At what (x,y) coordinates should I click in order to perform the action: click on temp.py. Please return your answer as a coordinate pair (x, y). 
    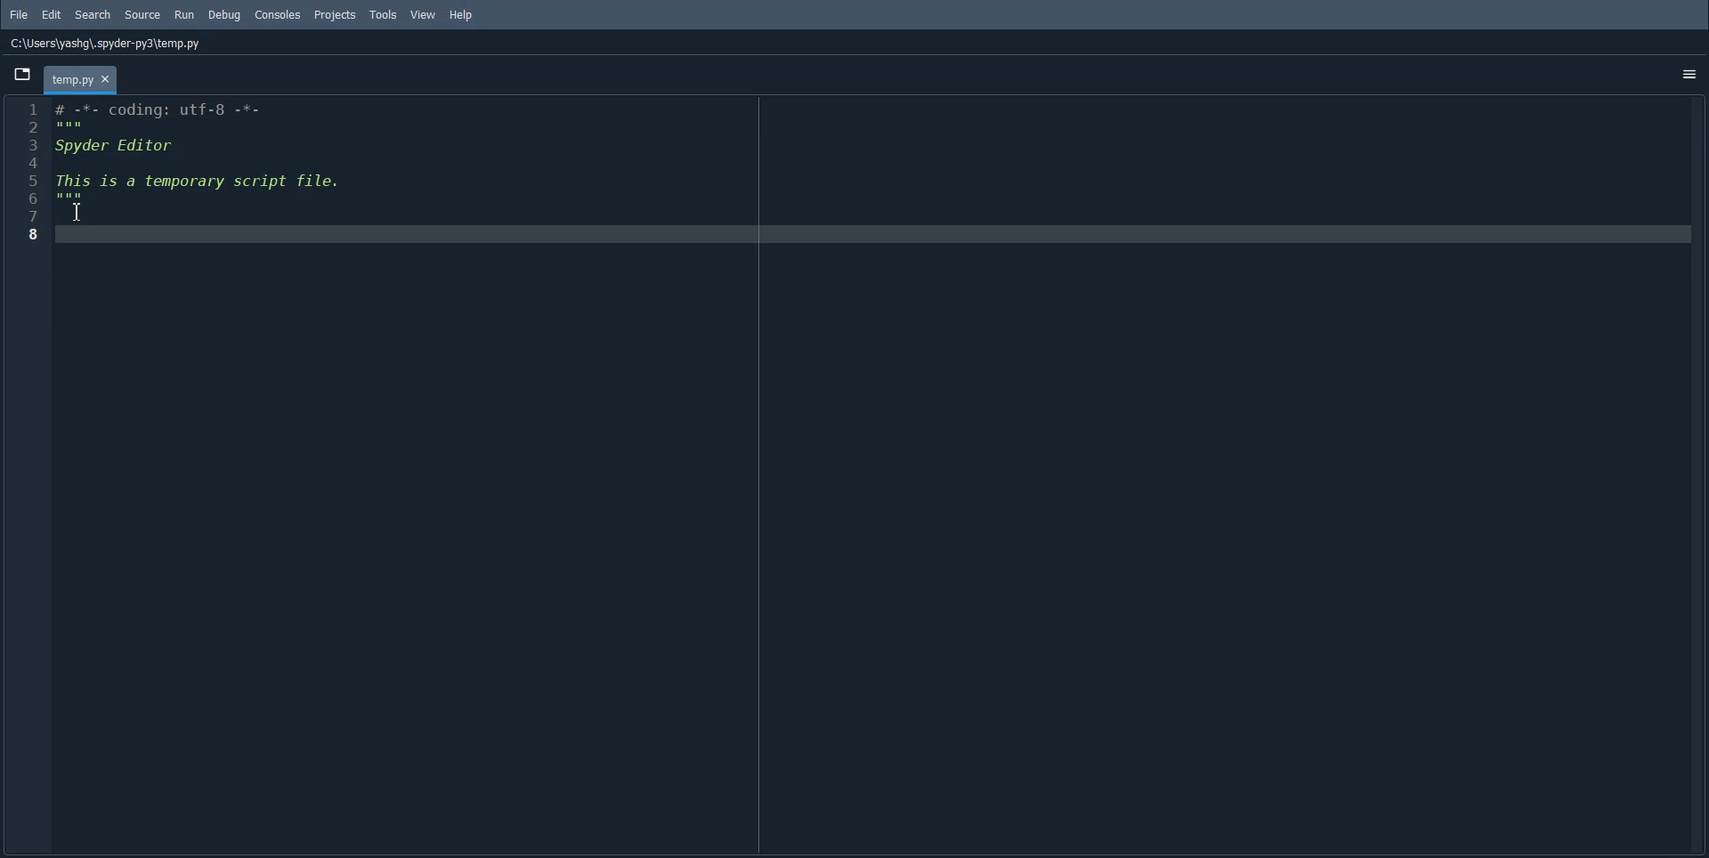
    Looking at the image, I should click on (82, 79).